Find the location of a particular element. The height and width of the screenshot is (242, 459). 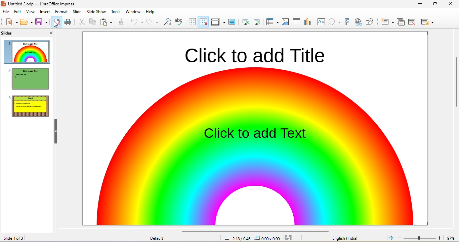

close is located at coordinates (49, 33).